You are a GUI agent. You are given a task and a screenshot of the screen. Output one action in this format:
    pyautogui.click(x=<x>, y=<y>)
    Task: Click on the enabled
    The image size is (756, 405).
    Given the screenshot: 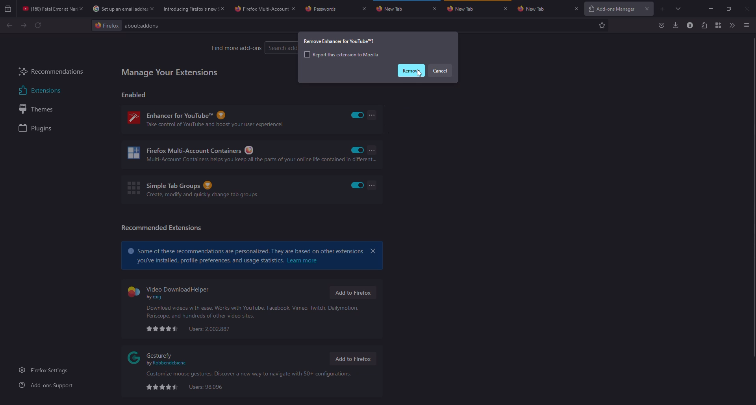 What is the action you would take?
    pyautogui.click(x=358, y=150)
    